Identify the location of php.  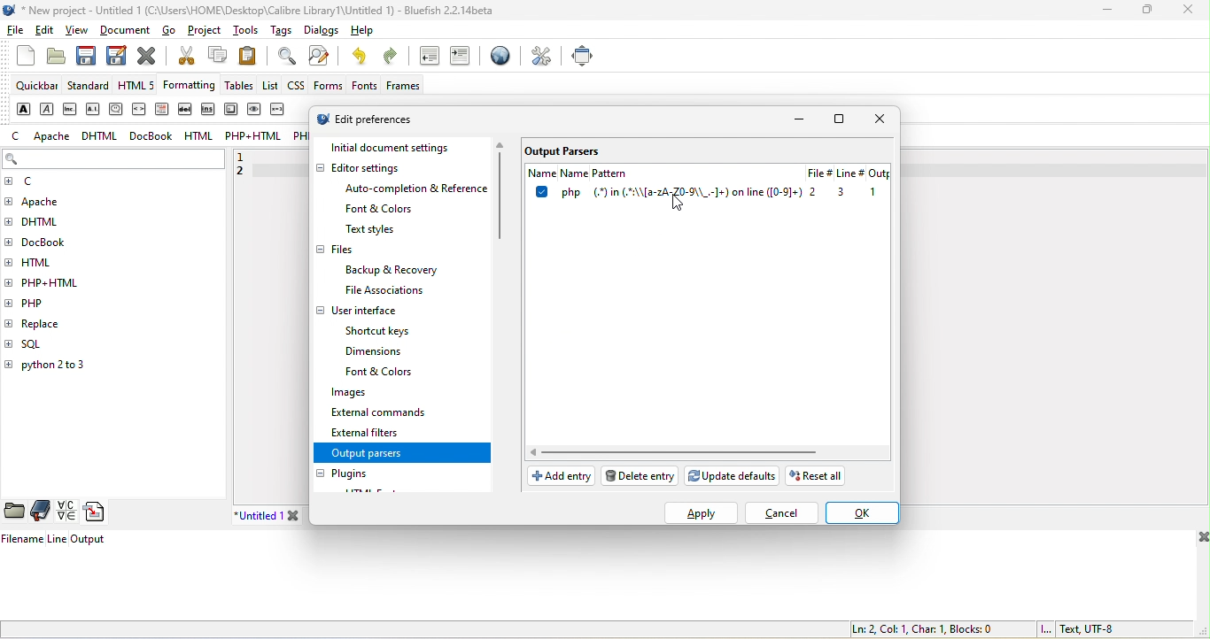
(303, 138).